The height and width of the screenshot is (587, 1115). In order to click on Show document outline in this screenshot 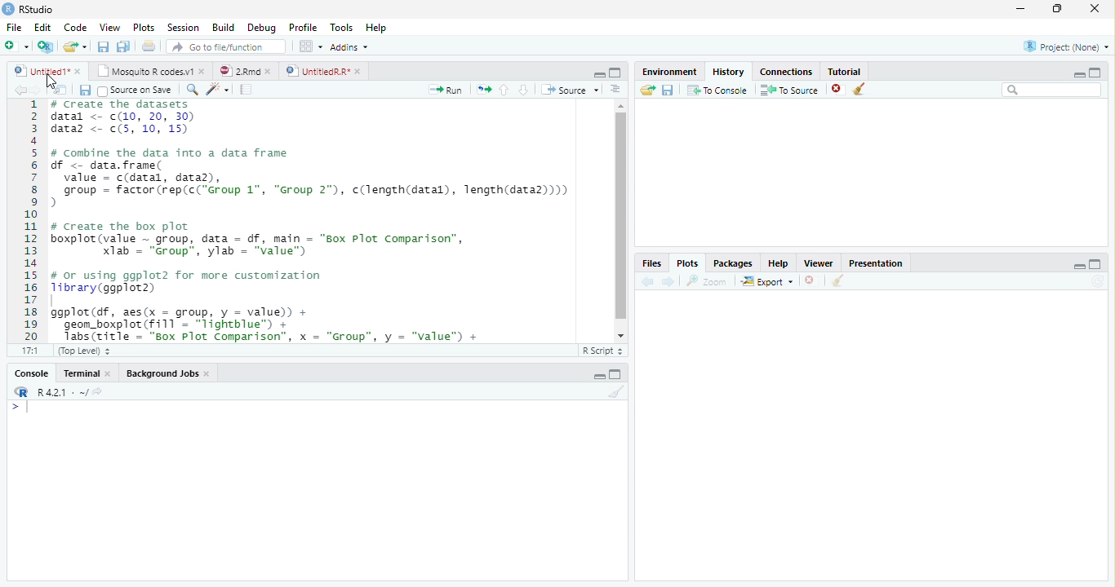, I will do `click(615, 89)`.